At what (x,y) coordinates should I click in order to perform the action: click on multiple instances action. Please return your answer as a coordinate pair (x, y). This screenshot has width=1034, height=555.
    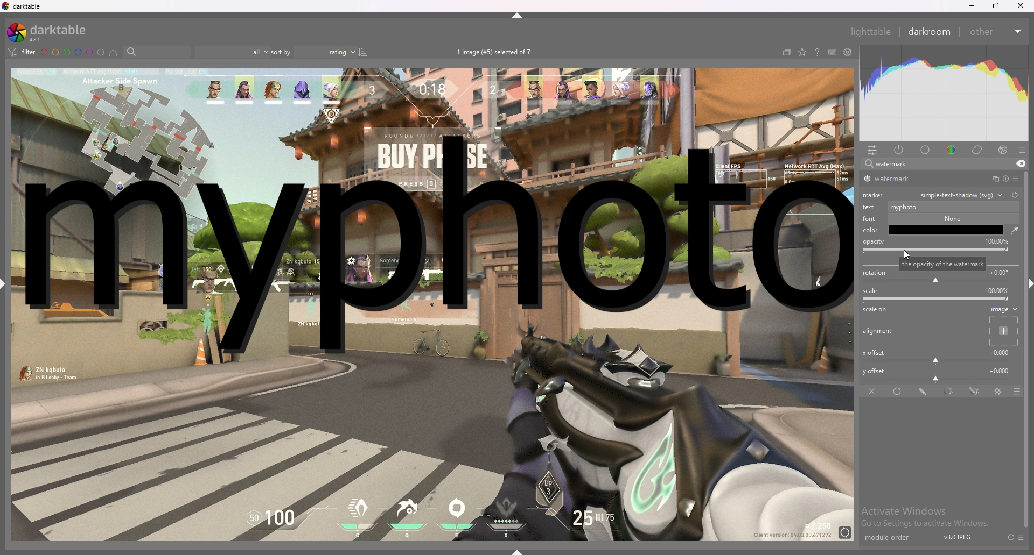
    Looking at the image, I should click on (993, 179).